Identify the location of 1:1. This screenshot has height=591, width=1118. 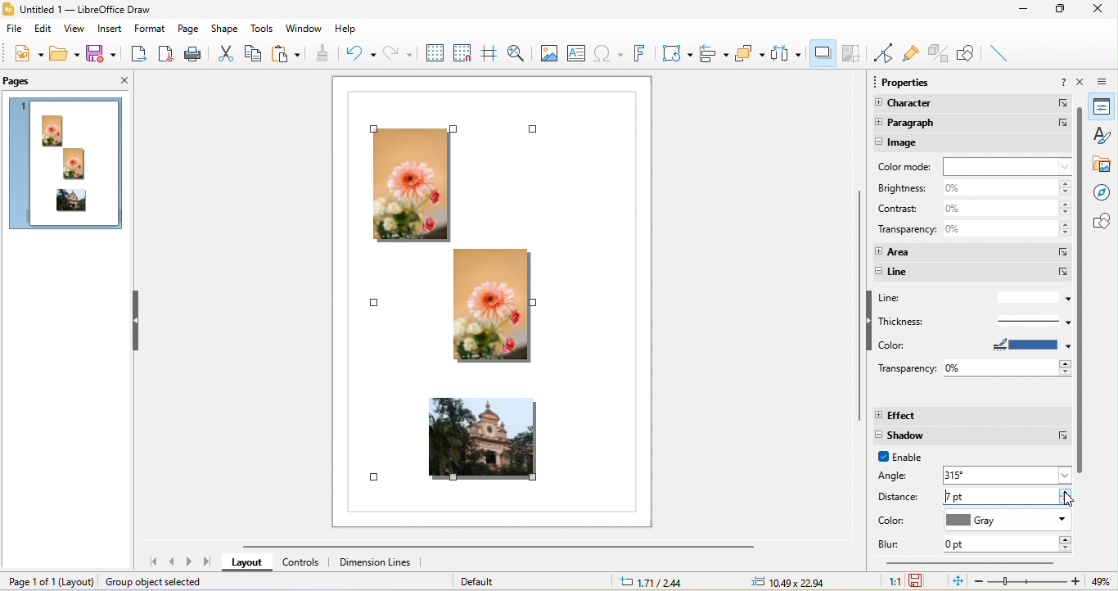
(889, 581).